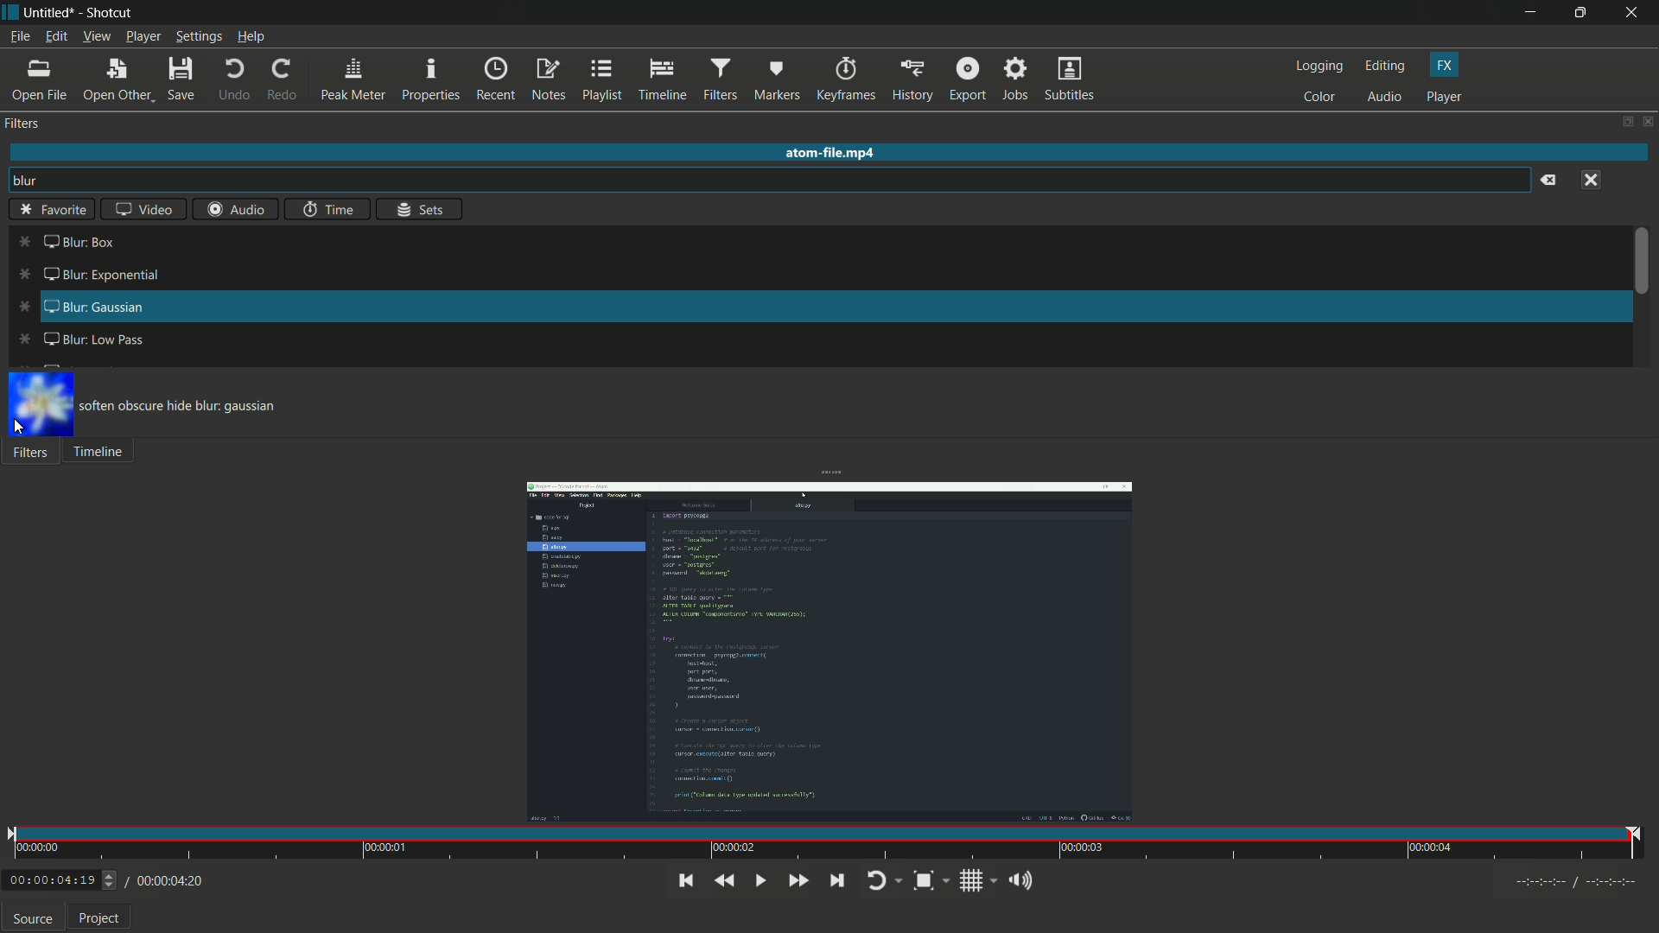  I want to click on view menu, so click(95, 37).